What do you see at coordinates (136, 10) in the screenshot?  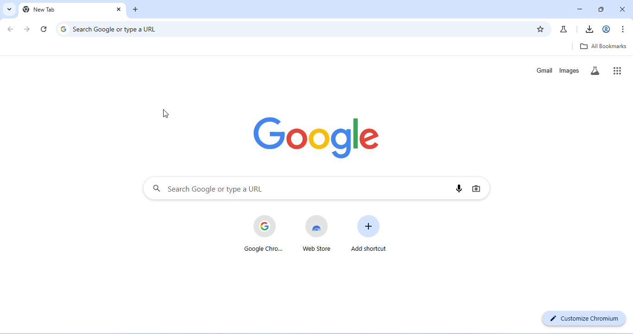 I see `close tab` at bounding box center [136, 10].